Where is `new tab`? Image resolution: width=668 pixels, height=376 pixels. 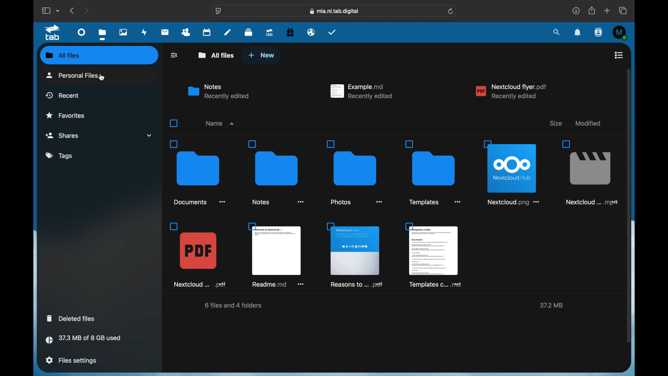 new tab is located at coordinates (607, 10).